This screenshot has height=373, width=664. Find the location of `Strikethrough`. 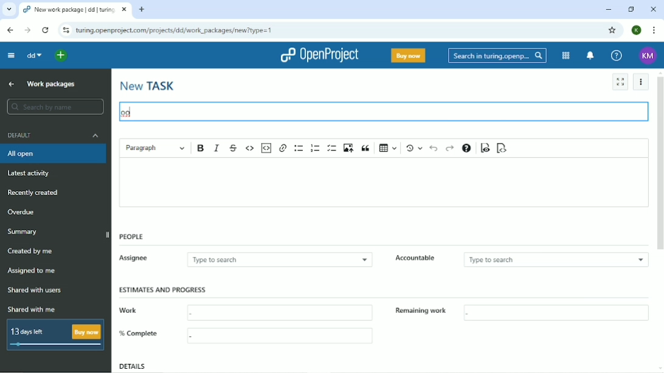

Strikethrough is located at coordinates (233, 148).